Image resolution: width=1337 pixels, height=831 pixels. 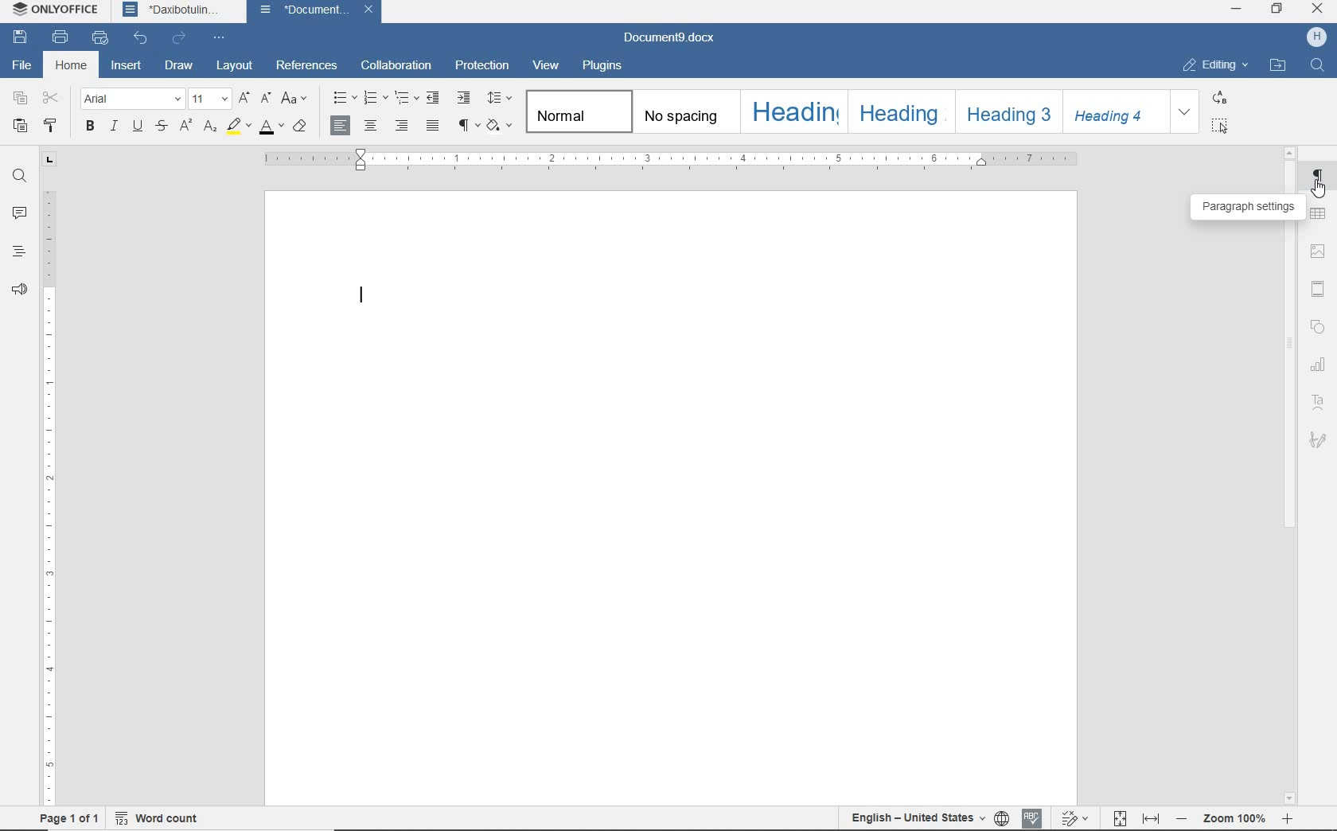 I want to click on track changes, so click(x=1074, y=817).